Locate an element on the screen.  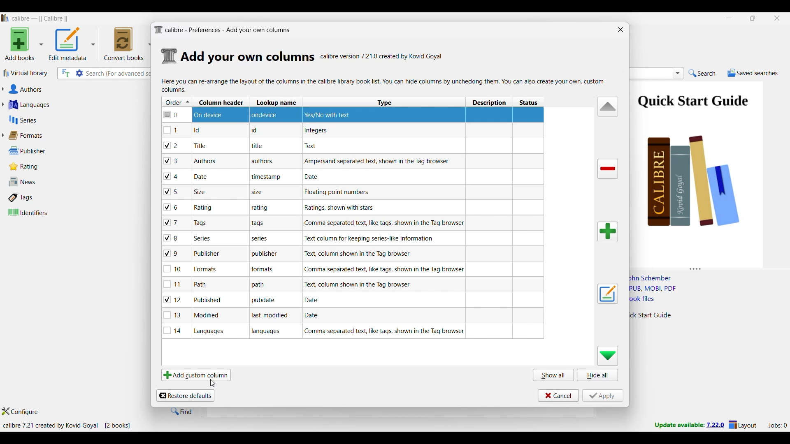
Delete column is located at coordinates (608, 169).